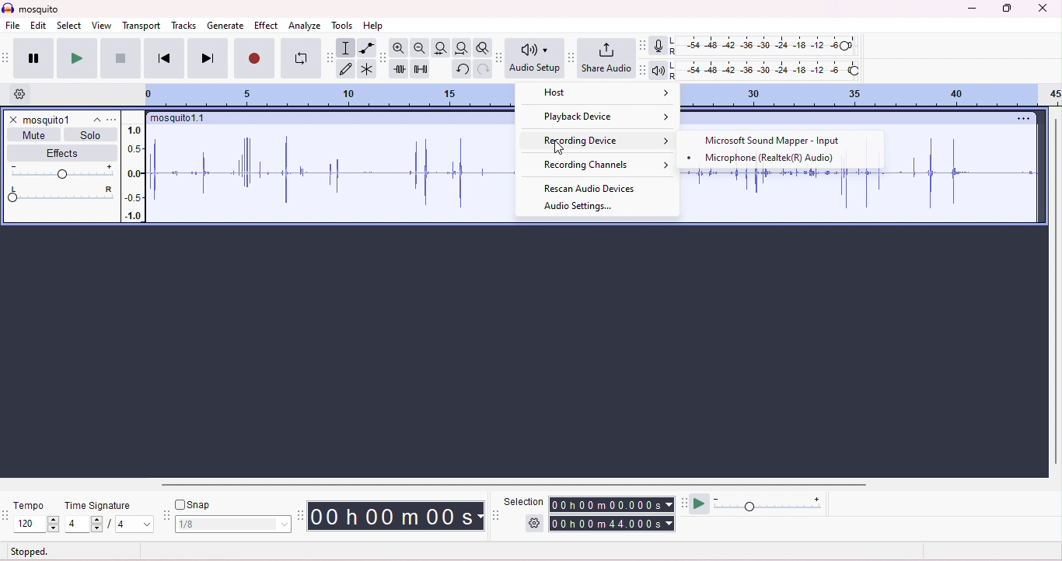 Image resolution: width=1062 pixels, height=561 pixels. I want to click on microphone (realtek(R) Audio), so click(765, 159).